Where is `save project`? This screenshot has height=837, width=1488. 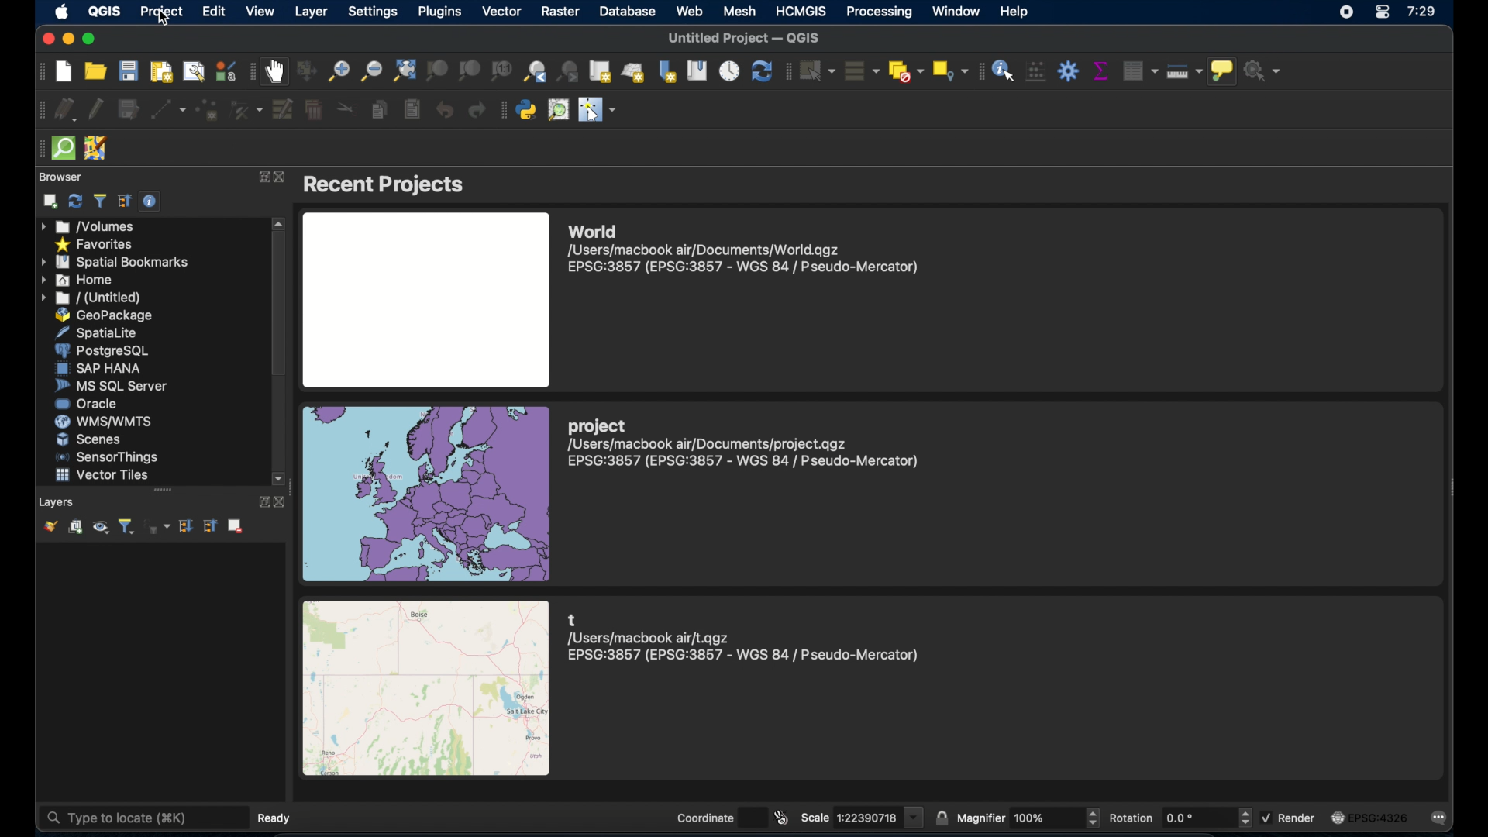
save project is located at coordinates (128, 71).